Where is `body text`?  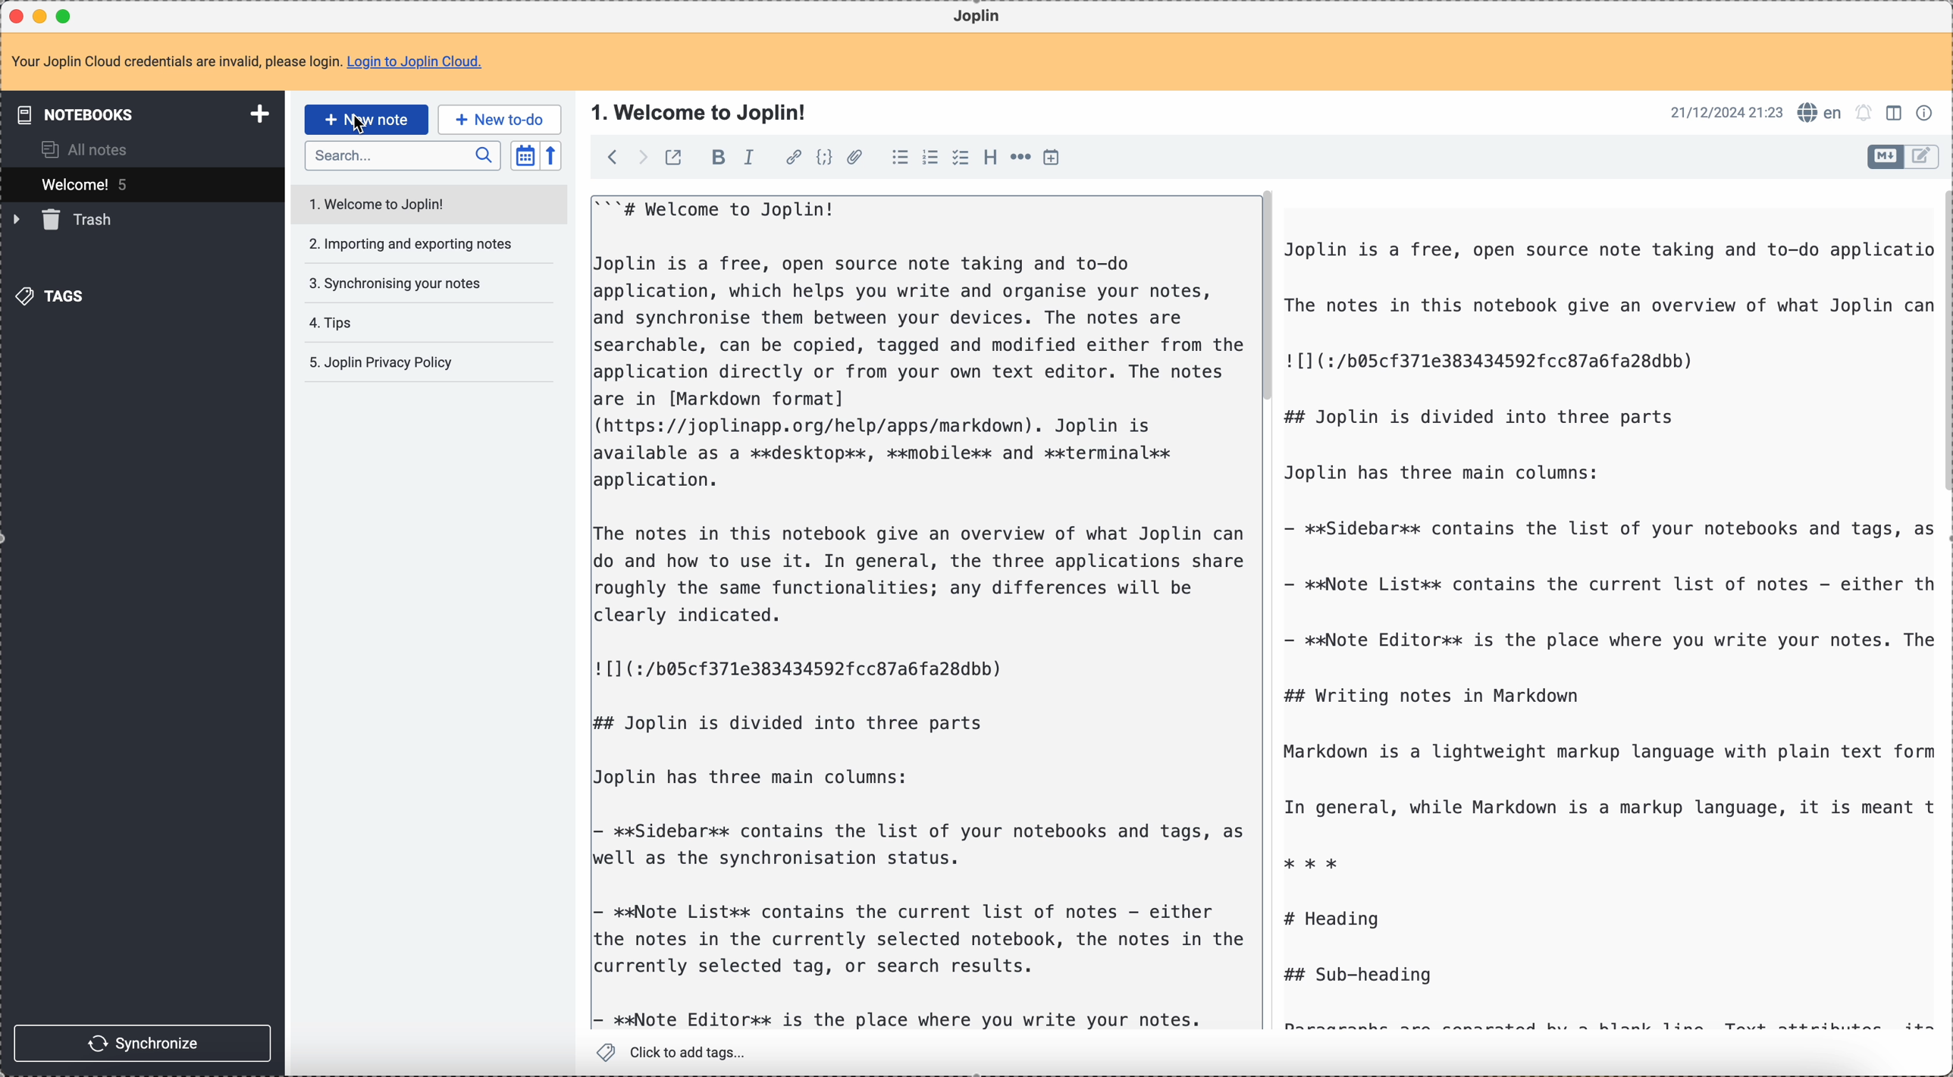 body text is located at coordinates (920, 612).